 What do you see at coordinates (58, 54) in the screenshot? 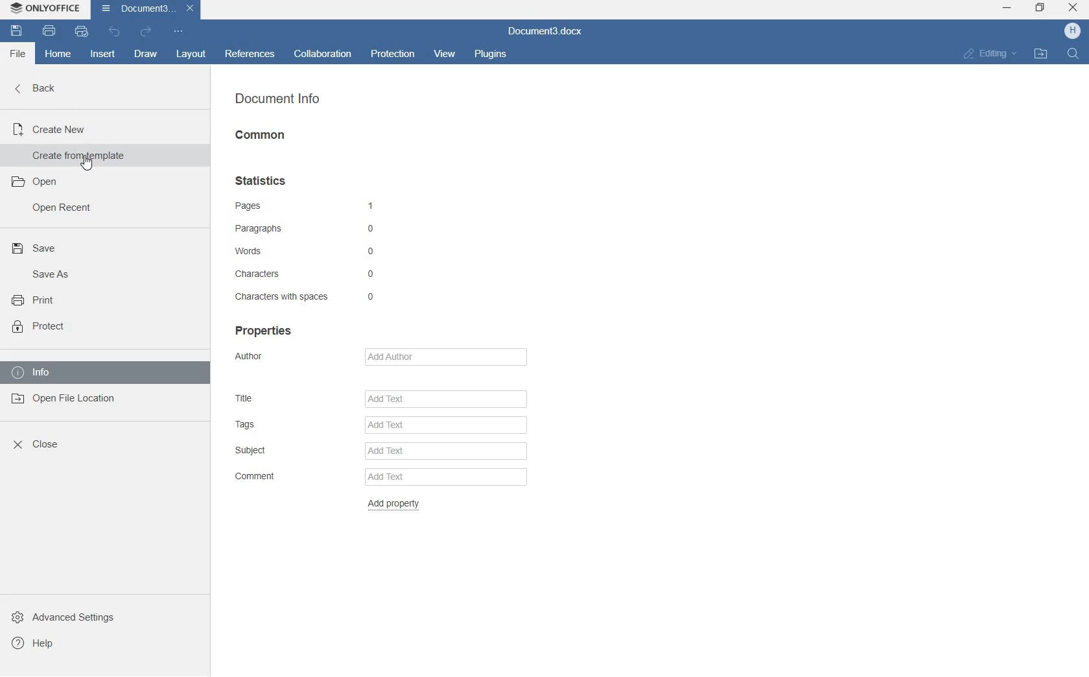
I see `home` at bounding box center [58, 54].